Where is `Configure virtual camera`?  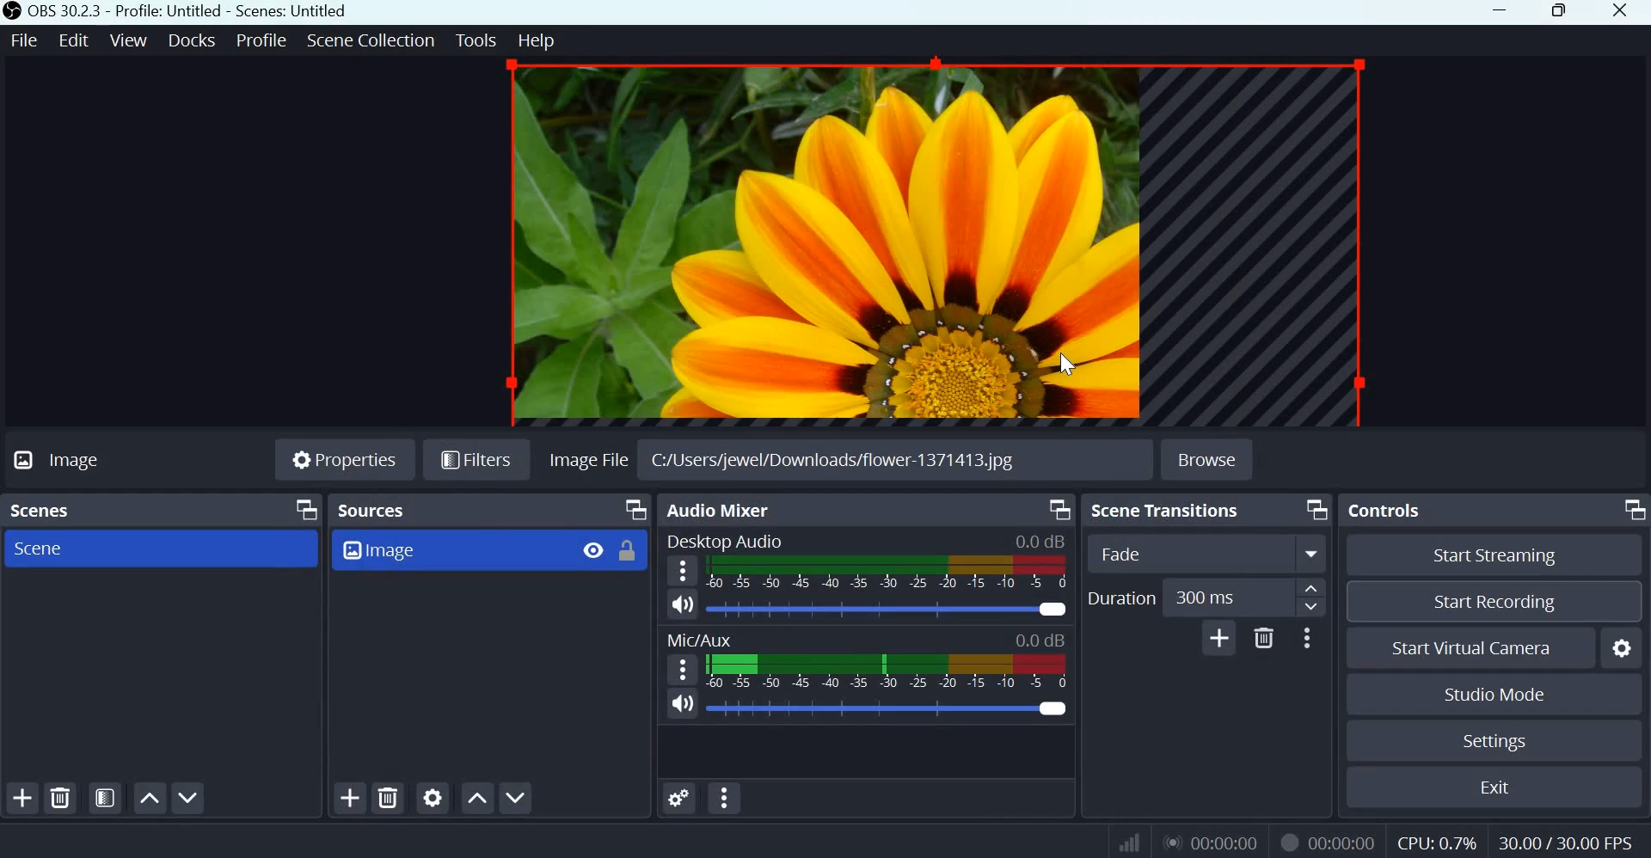
Configure virtual camera is located at coordinates (1623, 646).